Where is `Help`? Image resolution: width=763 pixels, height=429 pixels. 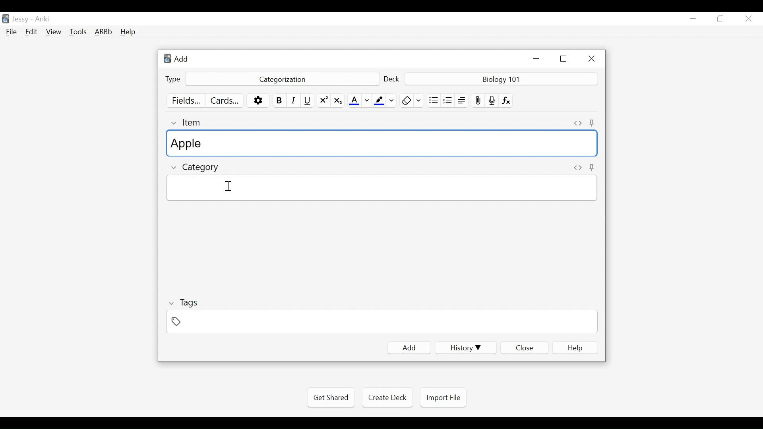
Help is located at coordinates (128, 33).